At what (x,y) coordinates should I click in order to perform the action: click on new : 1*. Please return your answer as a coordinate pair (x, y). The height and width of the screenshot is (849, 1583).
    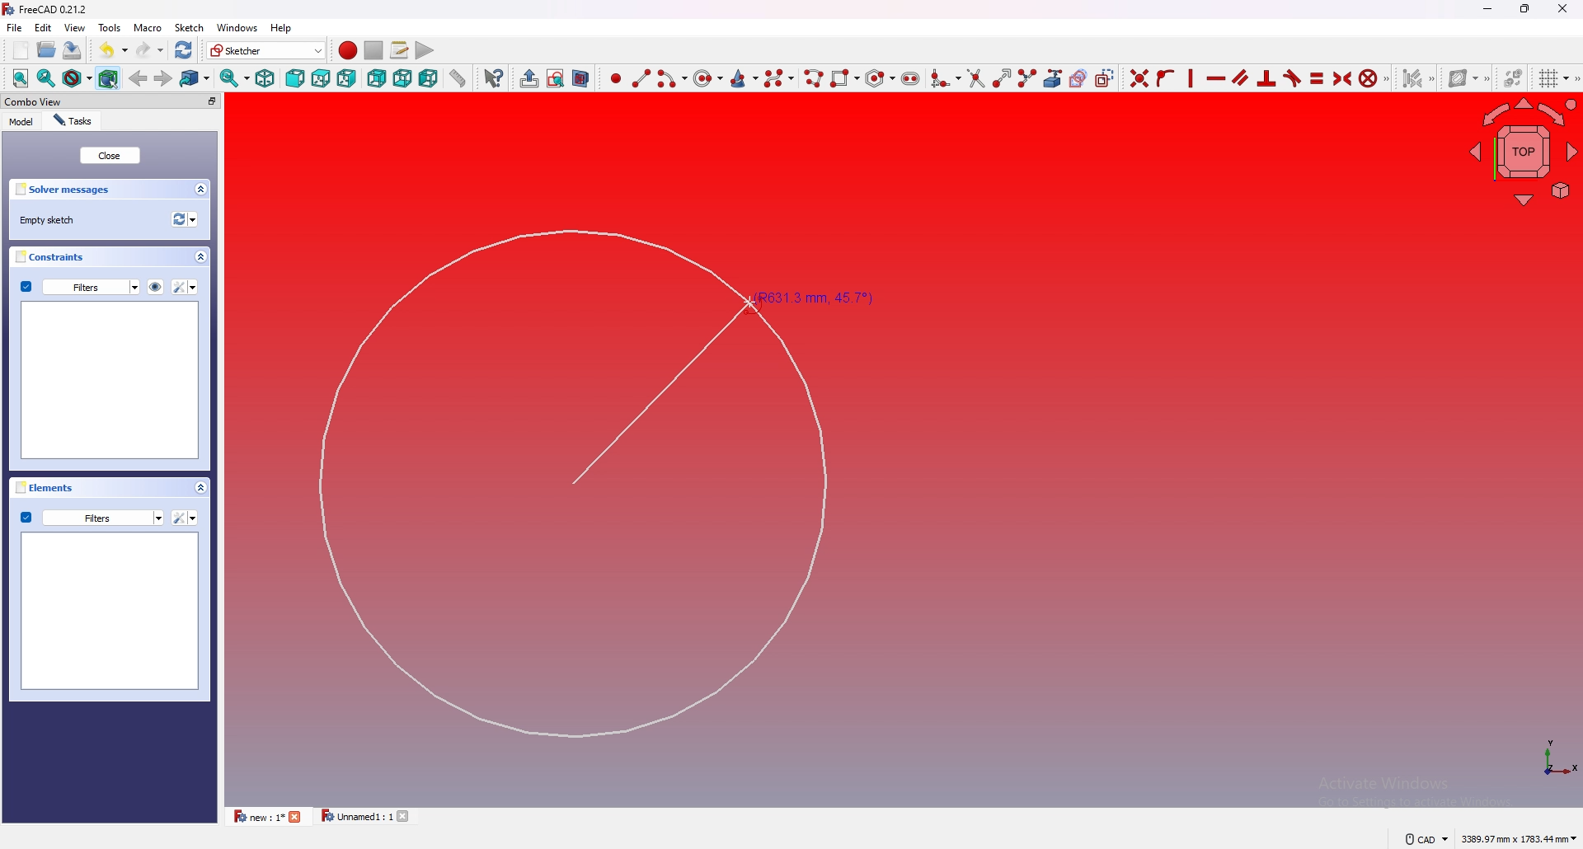
    Looking at the image, I should click on (257, 816).